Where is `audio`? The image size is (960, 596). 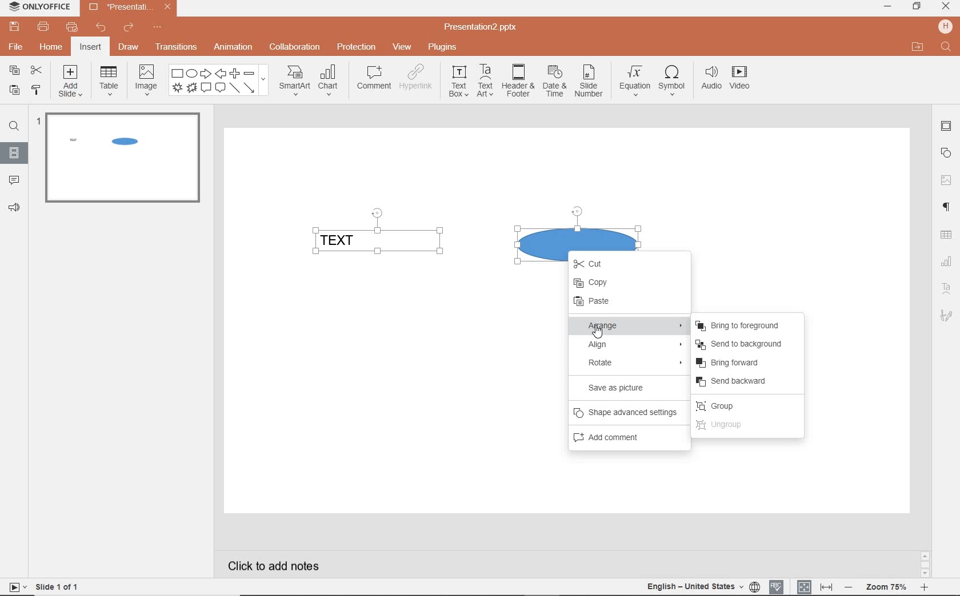 audio is located at coordinates (709, 80).